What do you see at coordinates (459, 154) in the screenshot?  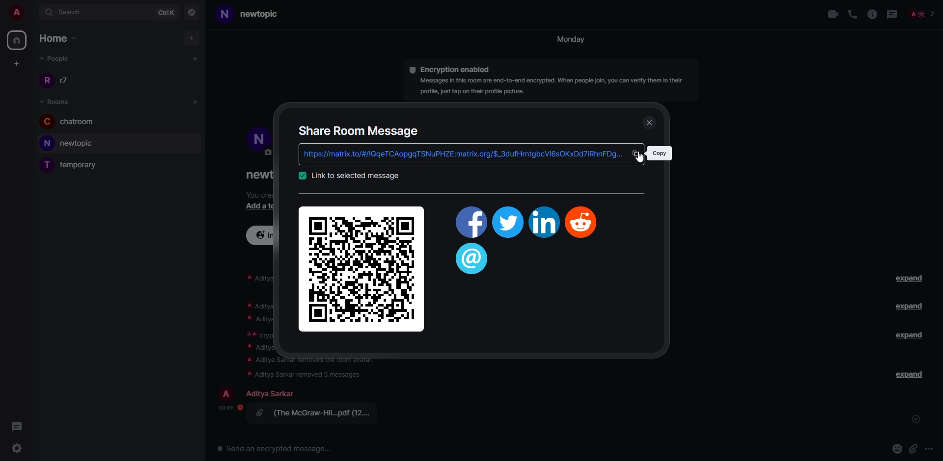 I see `https://matrix.to/#/1GqeTCAOPgqTSNUPHZE:matrix.org/$_3dufHmtgbcVIBSOKXDA7IRhNFDG...` at bounding box center [459, 154].